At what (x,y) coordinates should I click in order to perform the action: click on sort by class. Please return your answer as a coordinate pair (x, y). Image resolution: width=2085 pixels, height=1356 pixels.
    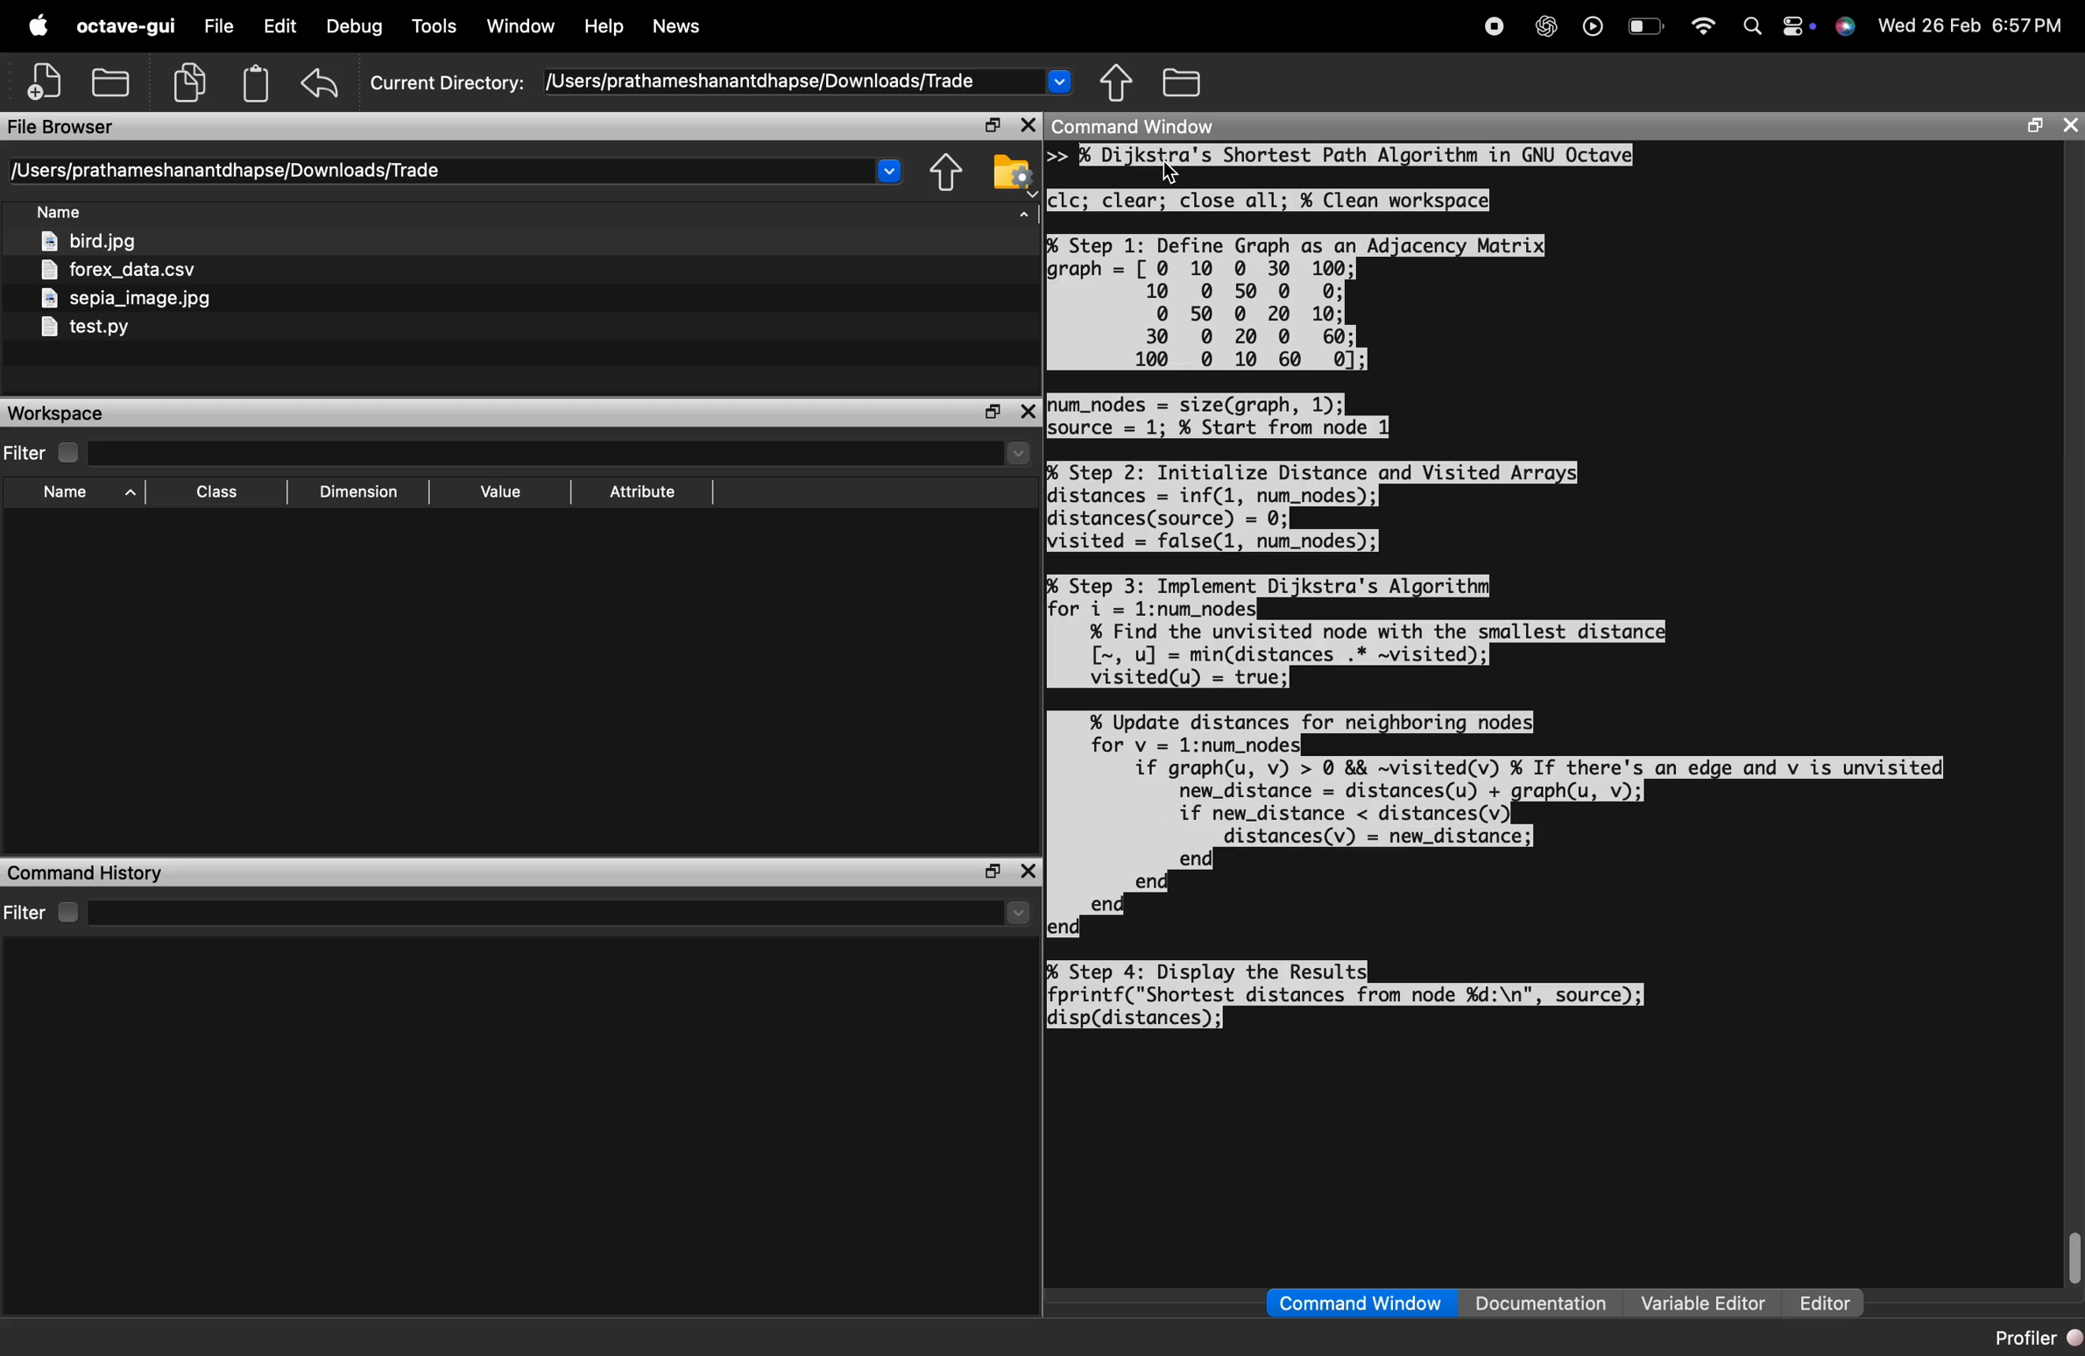
    Looking at the image, I should click on (220, 493).